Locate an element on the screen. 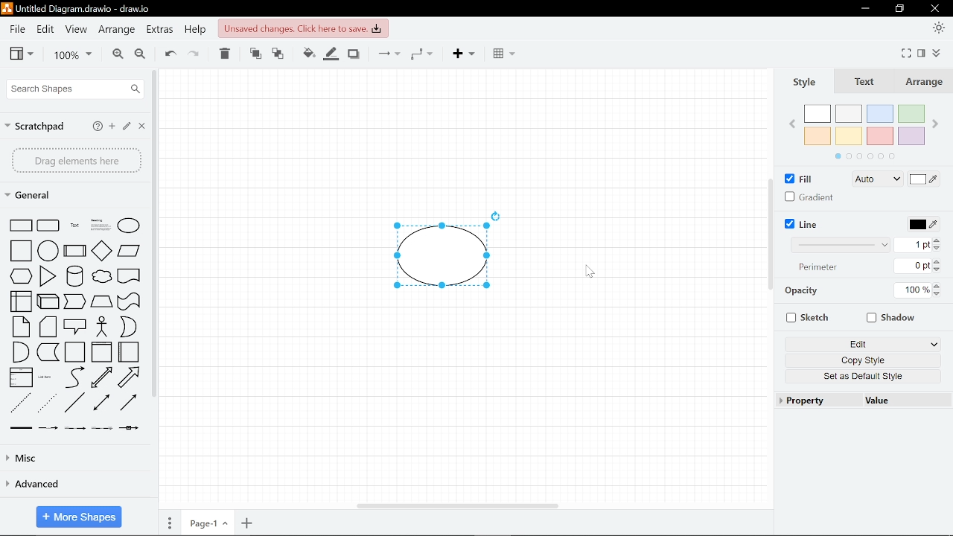 The width and height of the screenshot is (953, 536). Shadow is located at coordinates (887, 316).